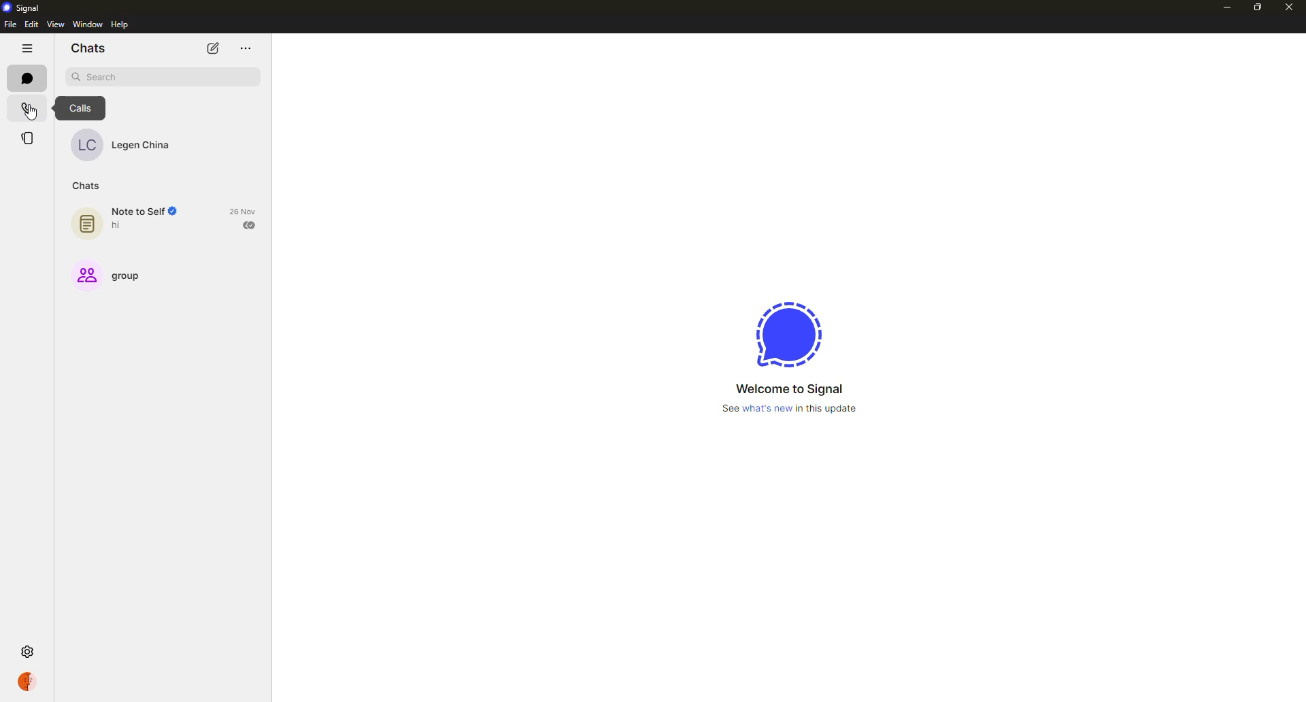 This screenshot has height=702, width=1306. What do you see at coordinates (27, 652) in the screenshot?
I see `settings` at bounding box center [27, 652].